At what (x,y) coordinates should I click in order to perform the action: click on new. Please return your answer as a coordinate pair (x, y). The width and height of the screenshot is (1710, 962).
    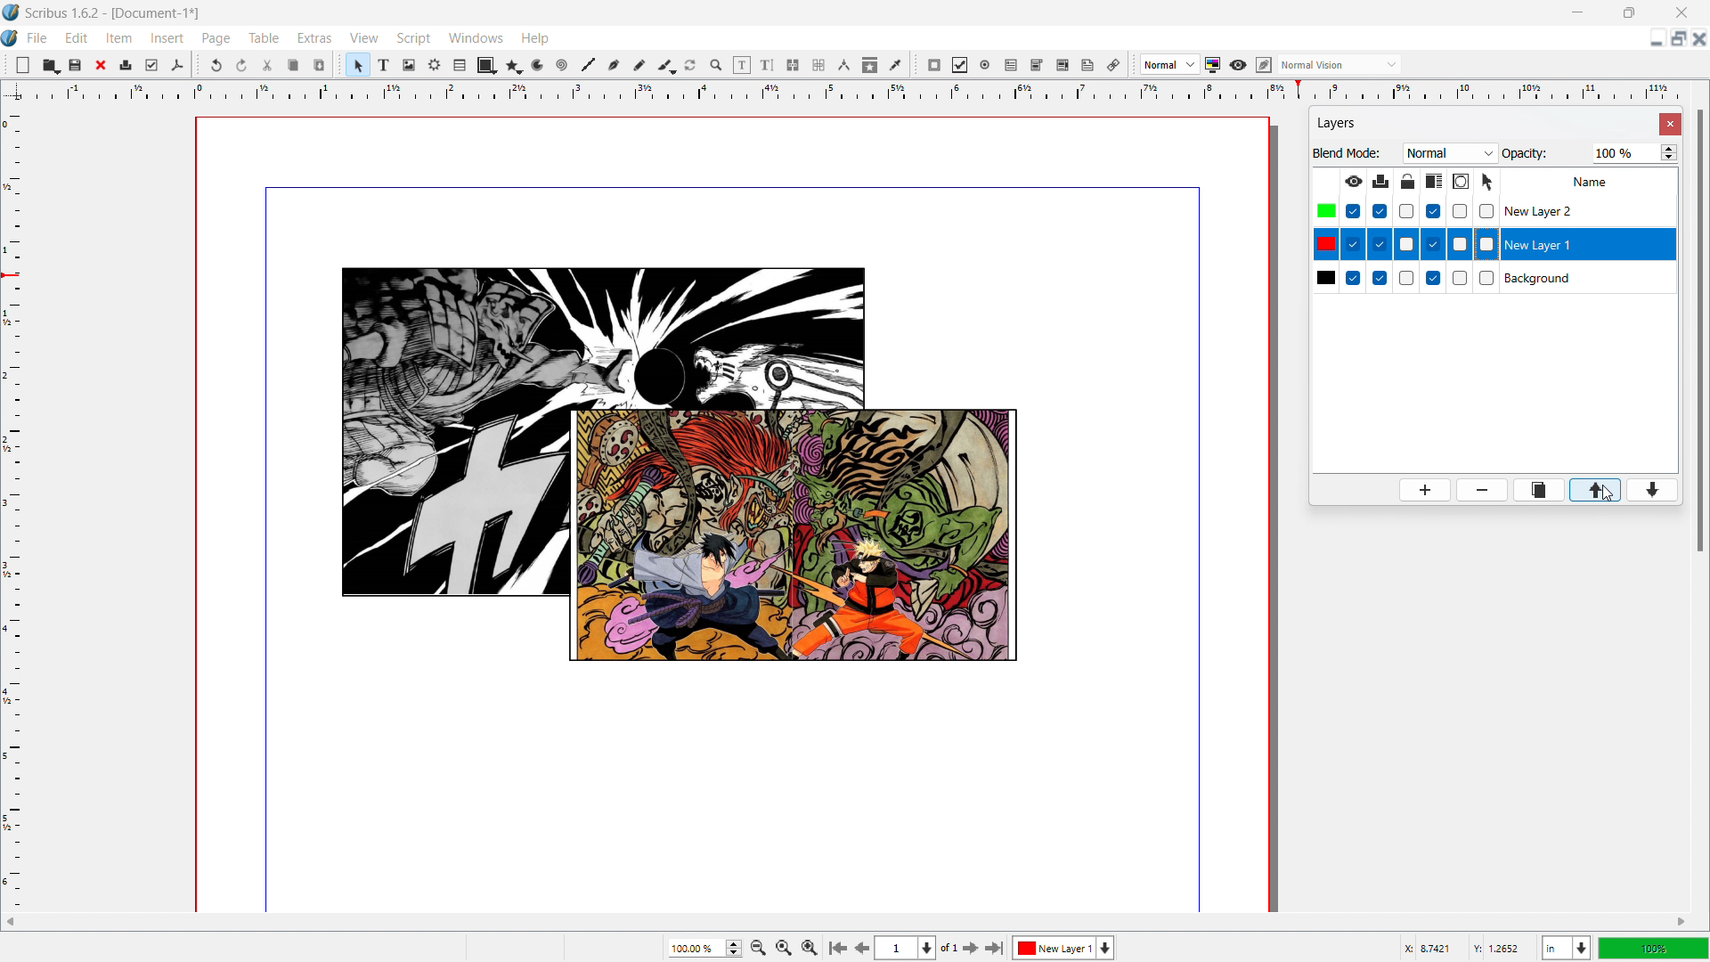
    Looking at the image, I should click on (23, 64).